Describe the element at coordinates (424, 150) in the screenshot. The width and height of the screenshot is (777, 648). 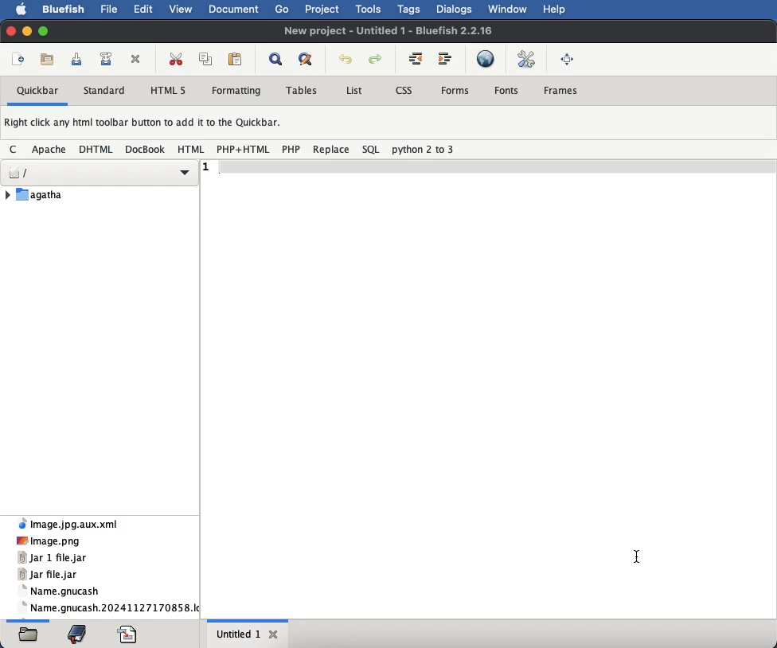
I see `python 2 to 3` at that location.